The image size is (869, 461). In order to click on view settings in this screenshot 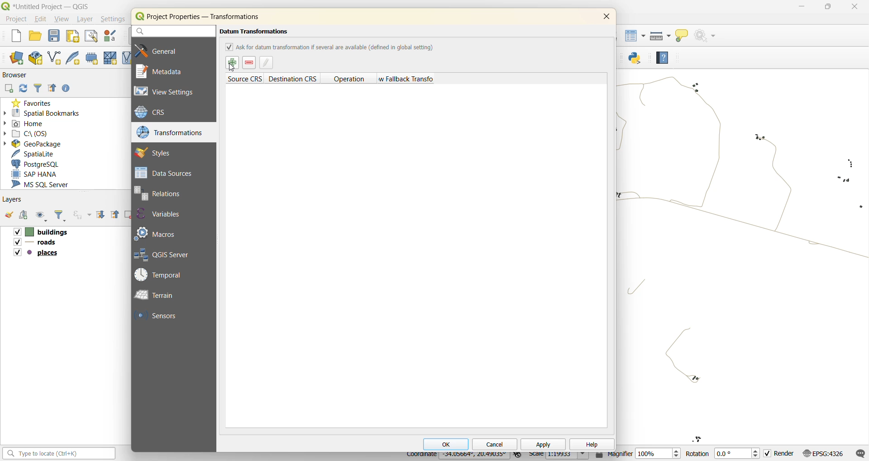, I will do `click(169, 92)`.